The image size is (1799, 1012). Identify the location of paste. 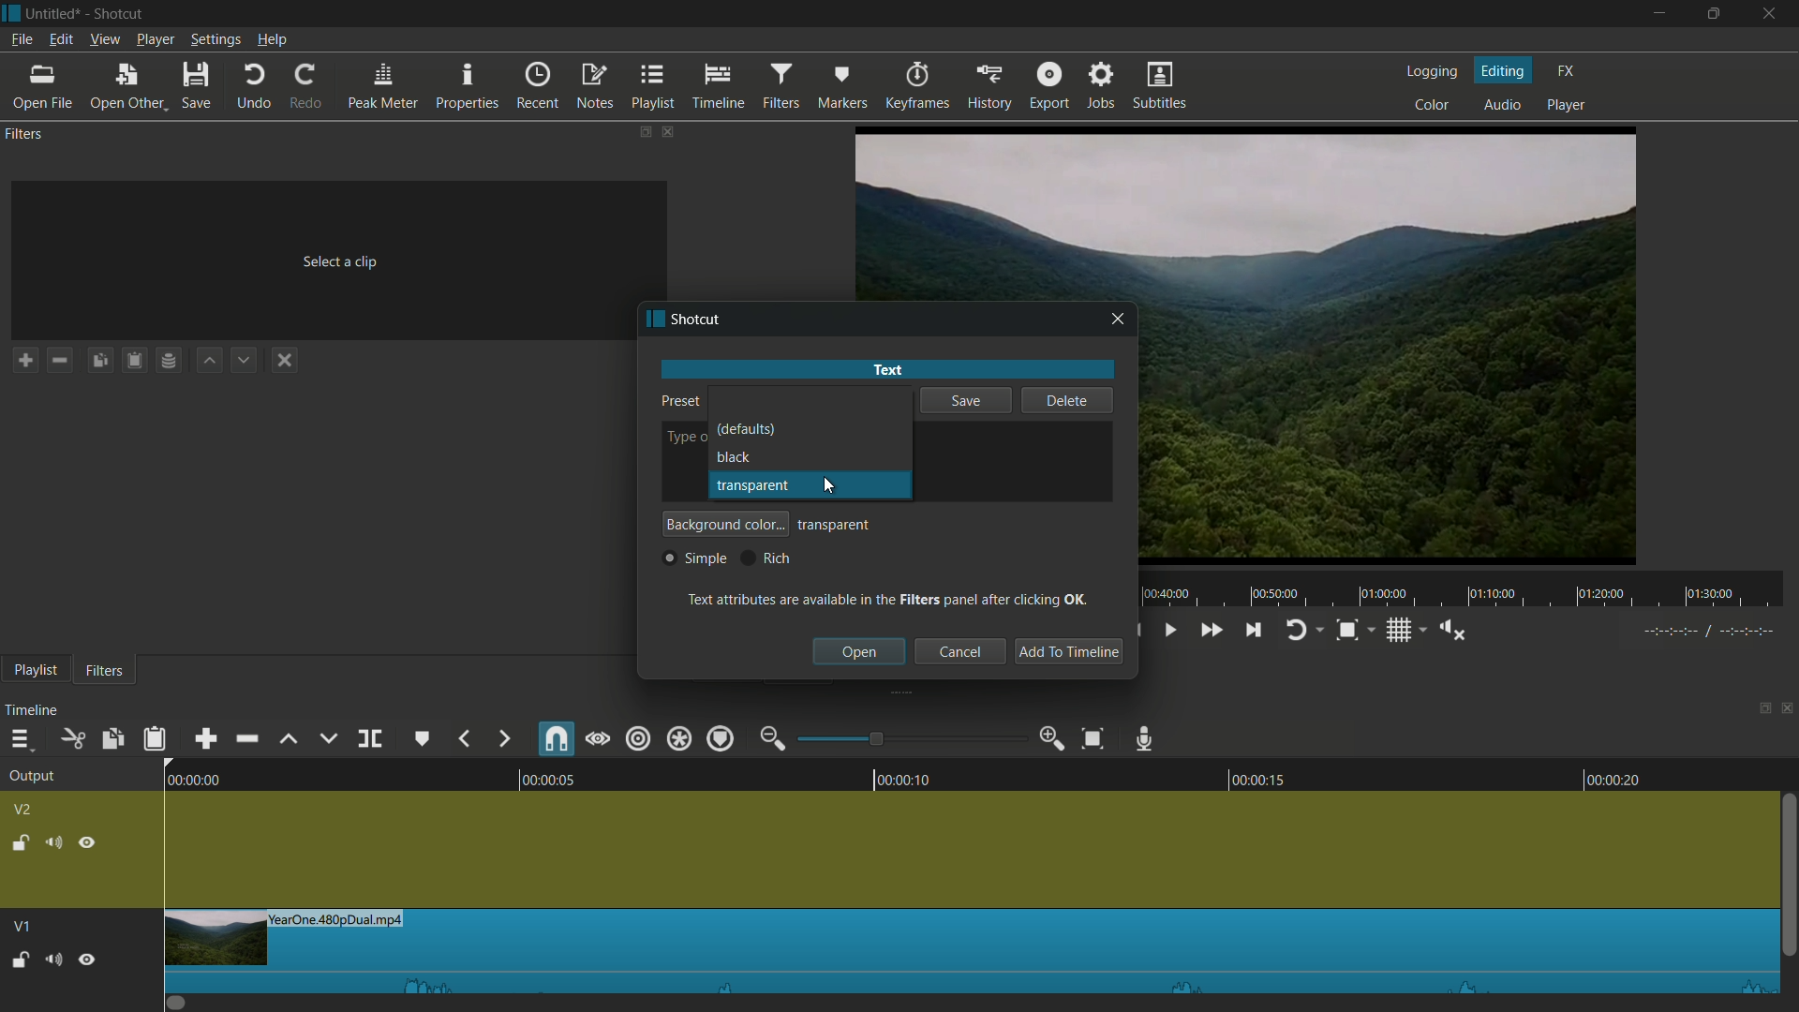
(154, 737).